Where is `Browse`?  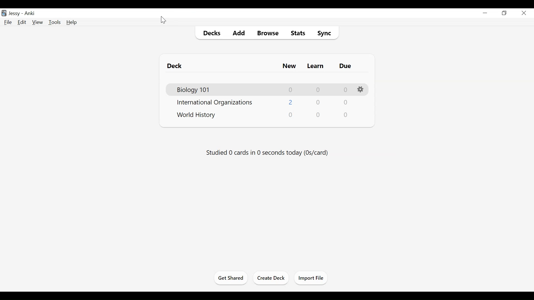 Browse is located at coordinates (268, 32).